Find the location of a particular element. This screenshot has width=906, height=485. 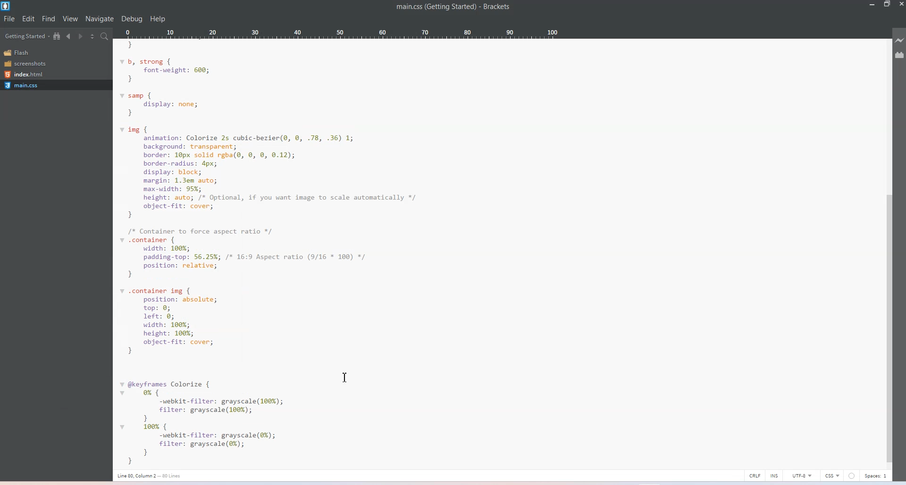

INS is located at coordinates (775, 475).